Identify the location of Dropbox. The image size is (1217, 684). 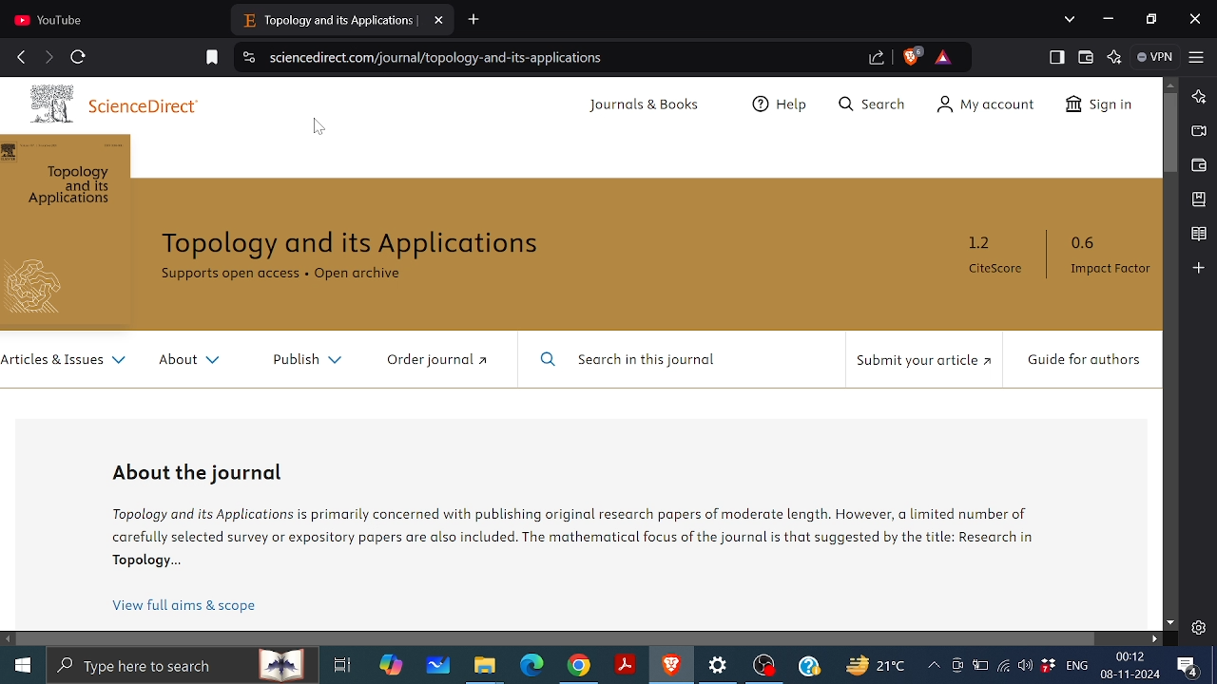
(1047, 665).